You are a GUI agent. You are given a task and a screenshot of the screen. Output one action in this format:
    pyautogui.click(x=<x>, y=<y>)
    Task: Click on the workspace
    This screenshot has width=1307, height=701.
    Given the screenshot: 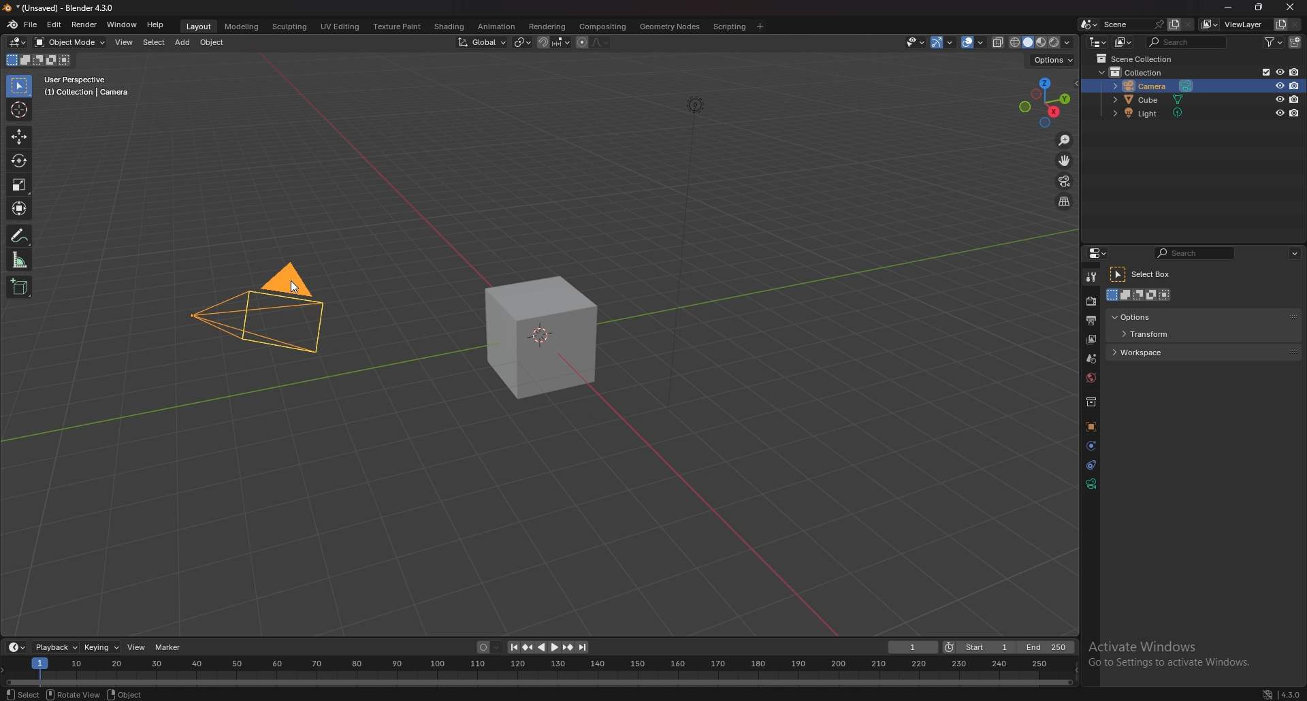 What is the action you would take?
    pyautogui.click(x=1154, y=351)
    